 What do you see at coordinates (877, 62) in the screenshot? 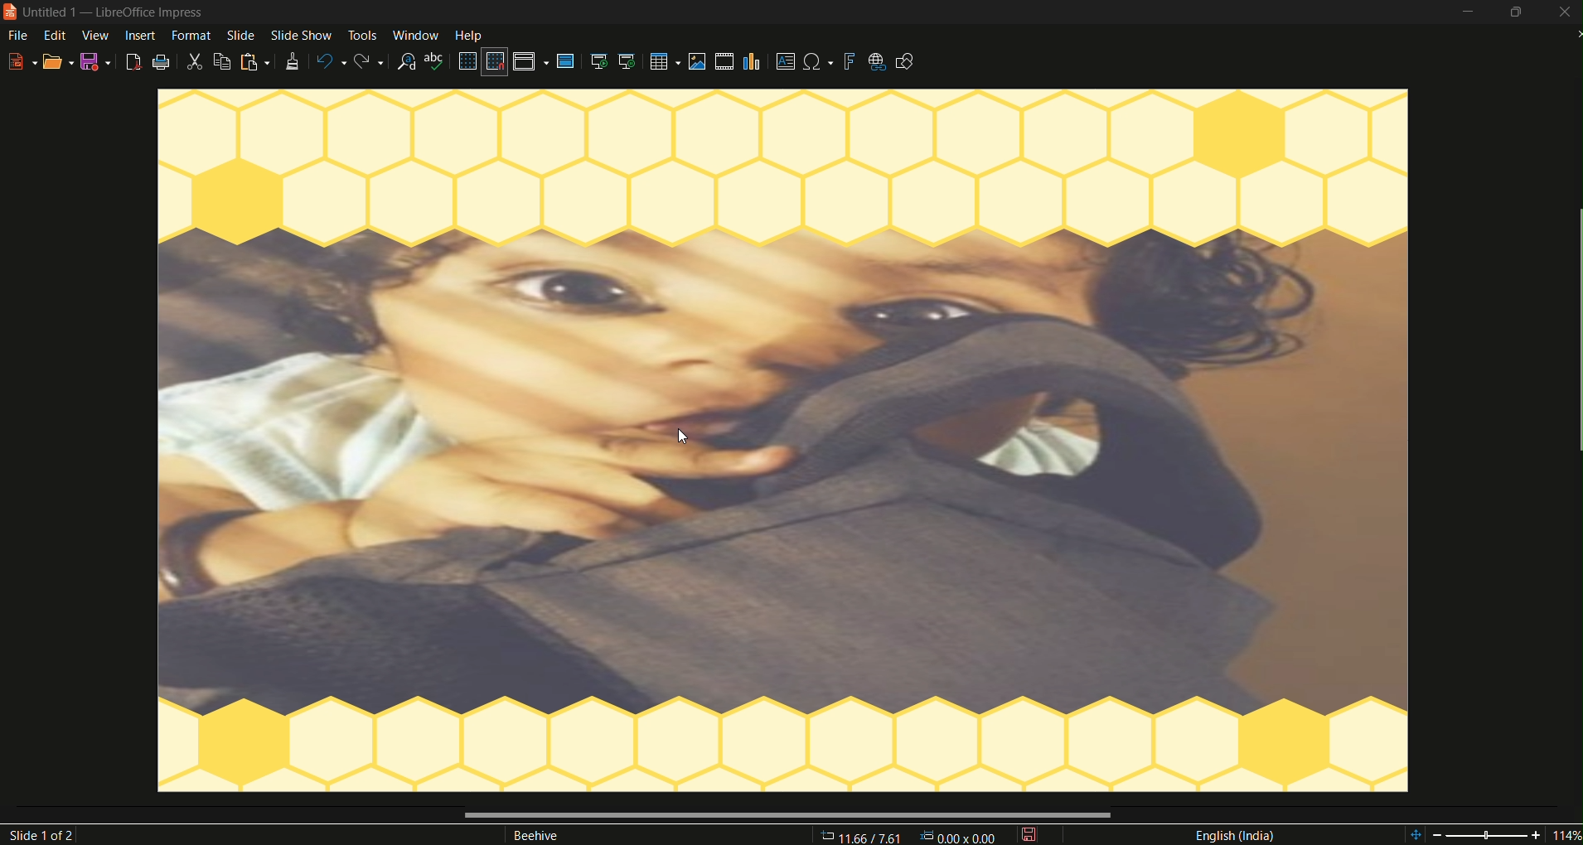
I see `insert hyperlink` at bounding box center [877, 62].